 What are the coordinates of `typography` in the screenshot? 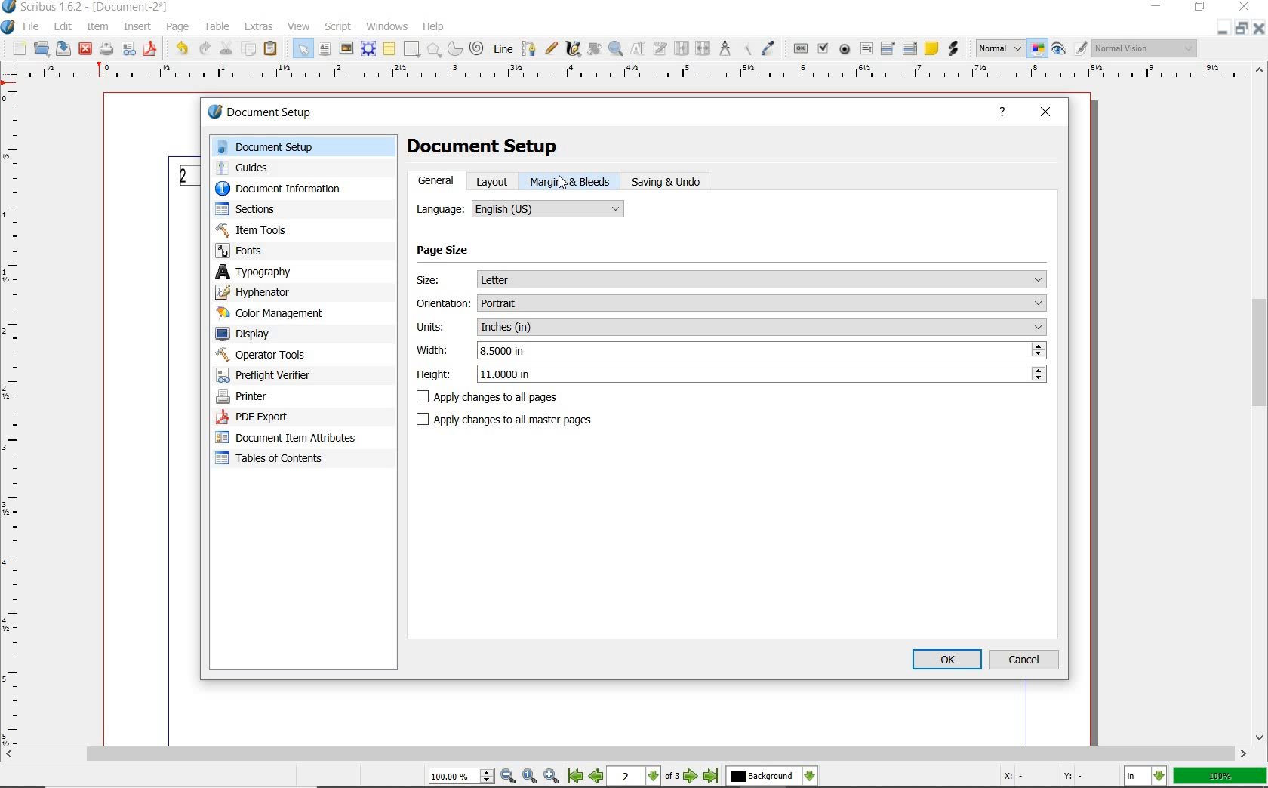 It's located at (303, 273).